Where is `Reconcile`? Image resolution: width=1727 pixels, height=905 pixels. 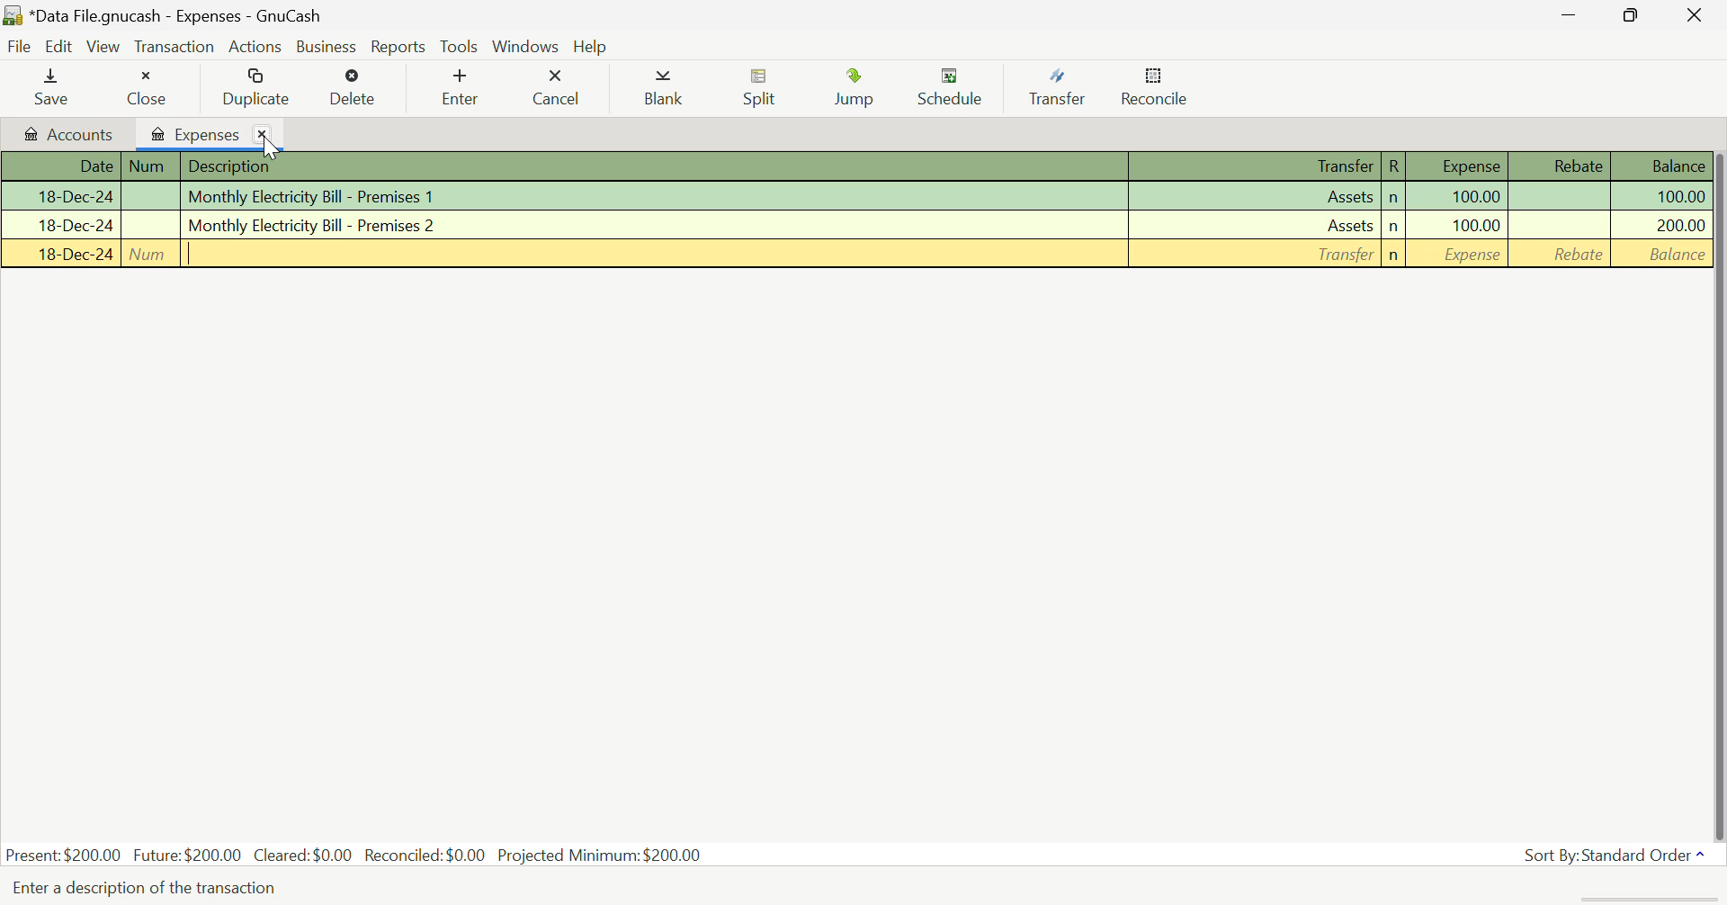 Reconcile is located at coordinates (1154, 91).